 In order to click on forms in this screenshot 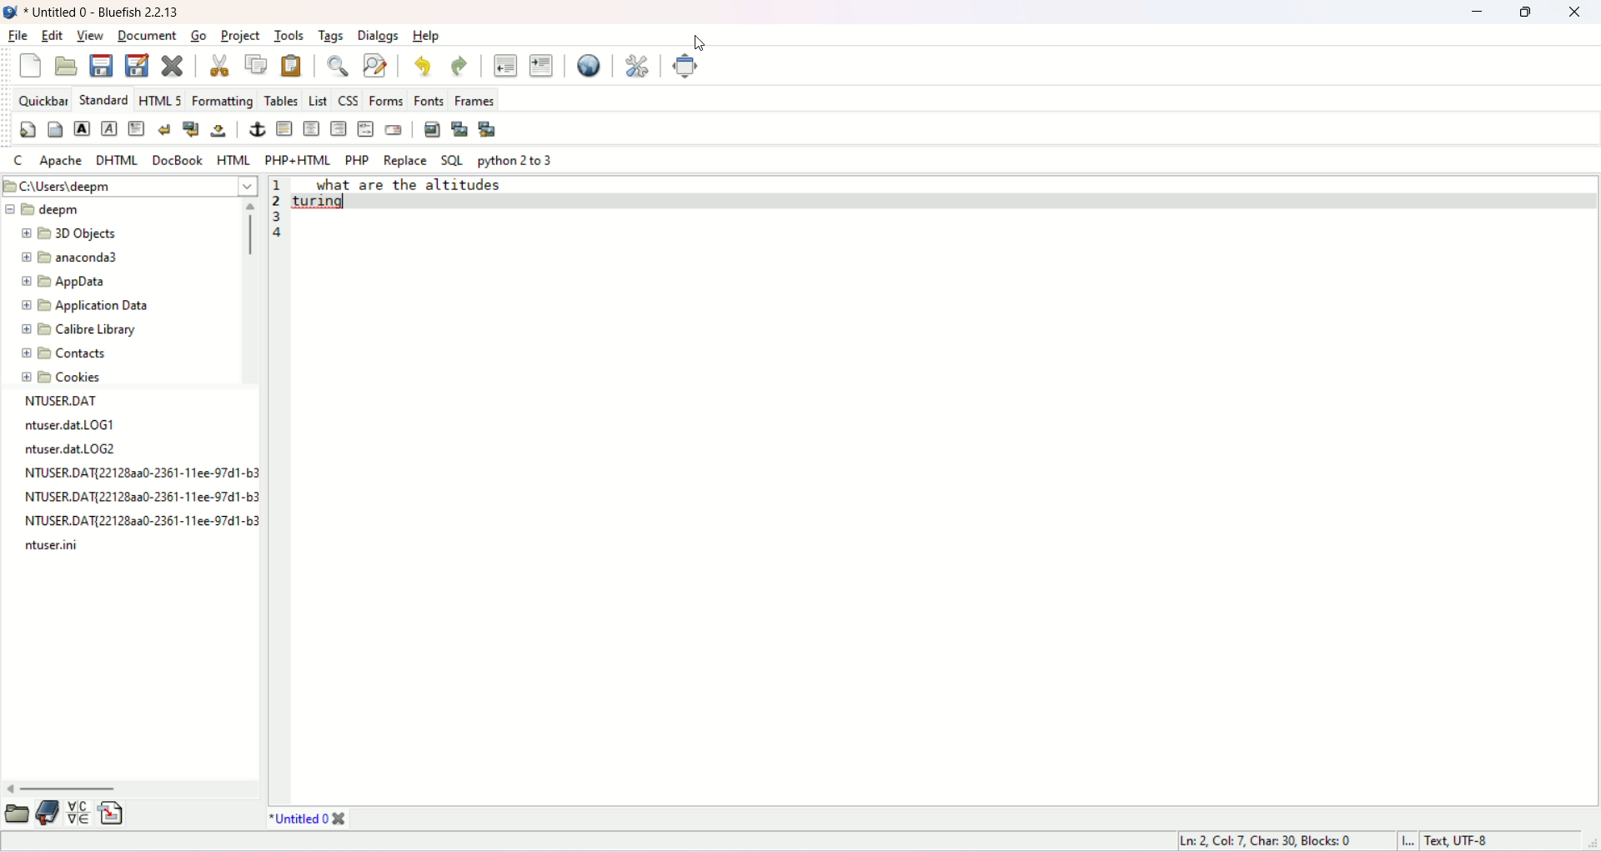, I will do `click(386, 101)`.